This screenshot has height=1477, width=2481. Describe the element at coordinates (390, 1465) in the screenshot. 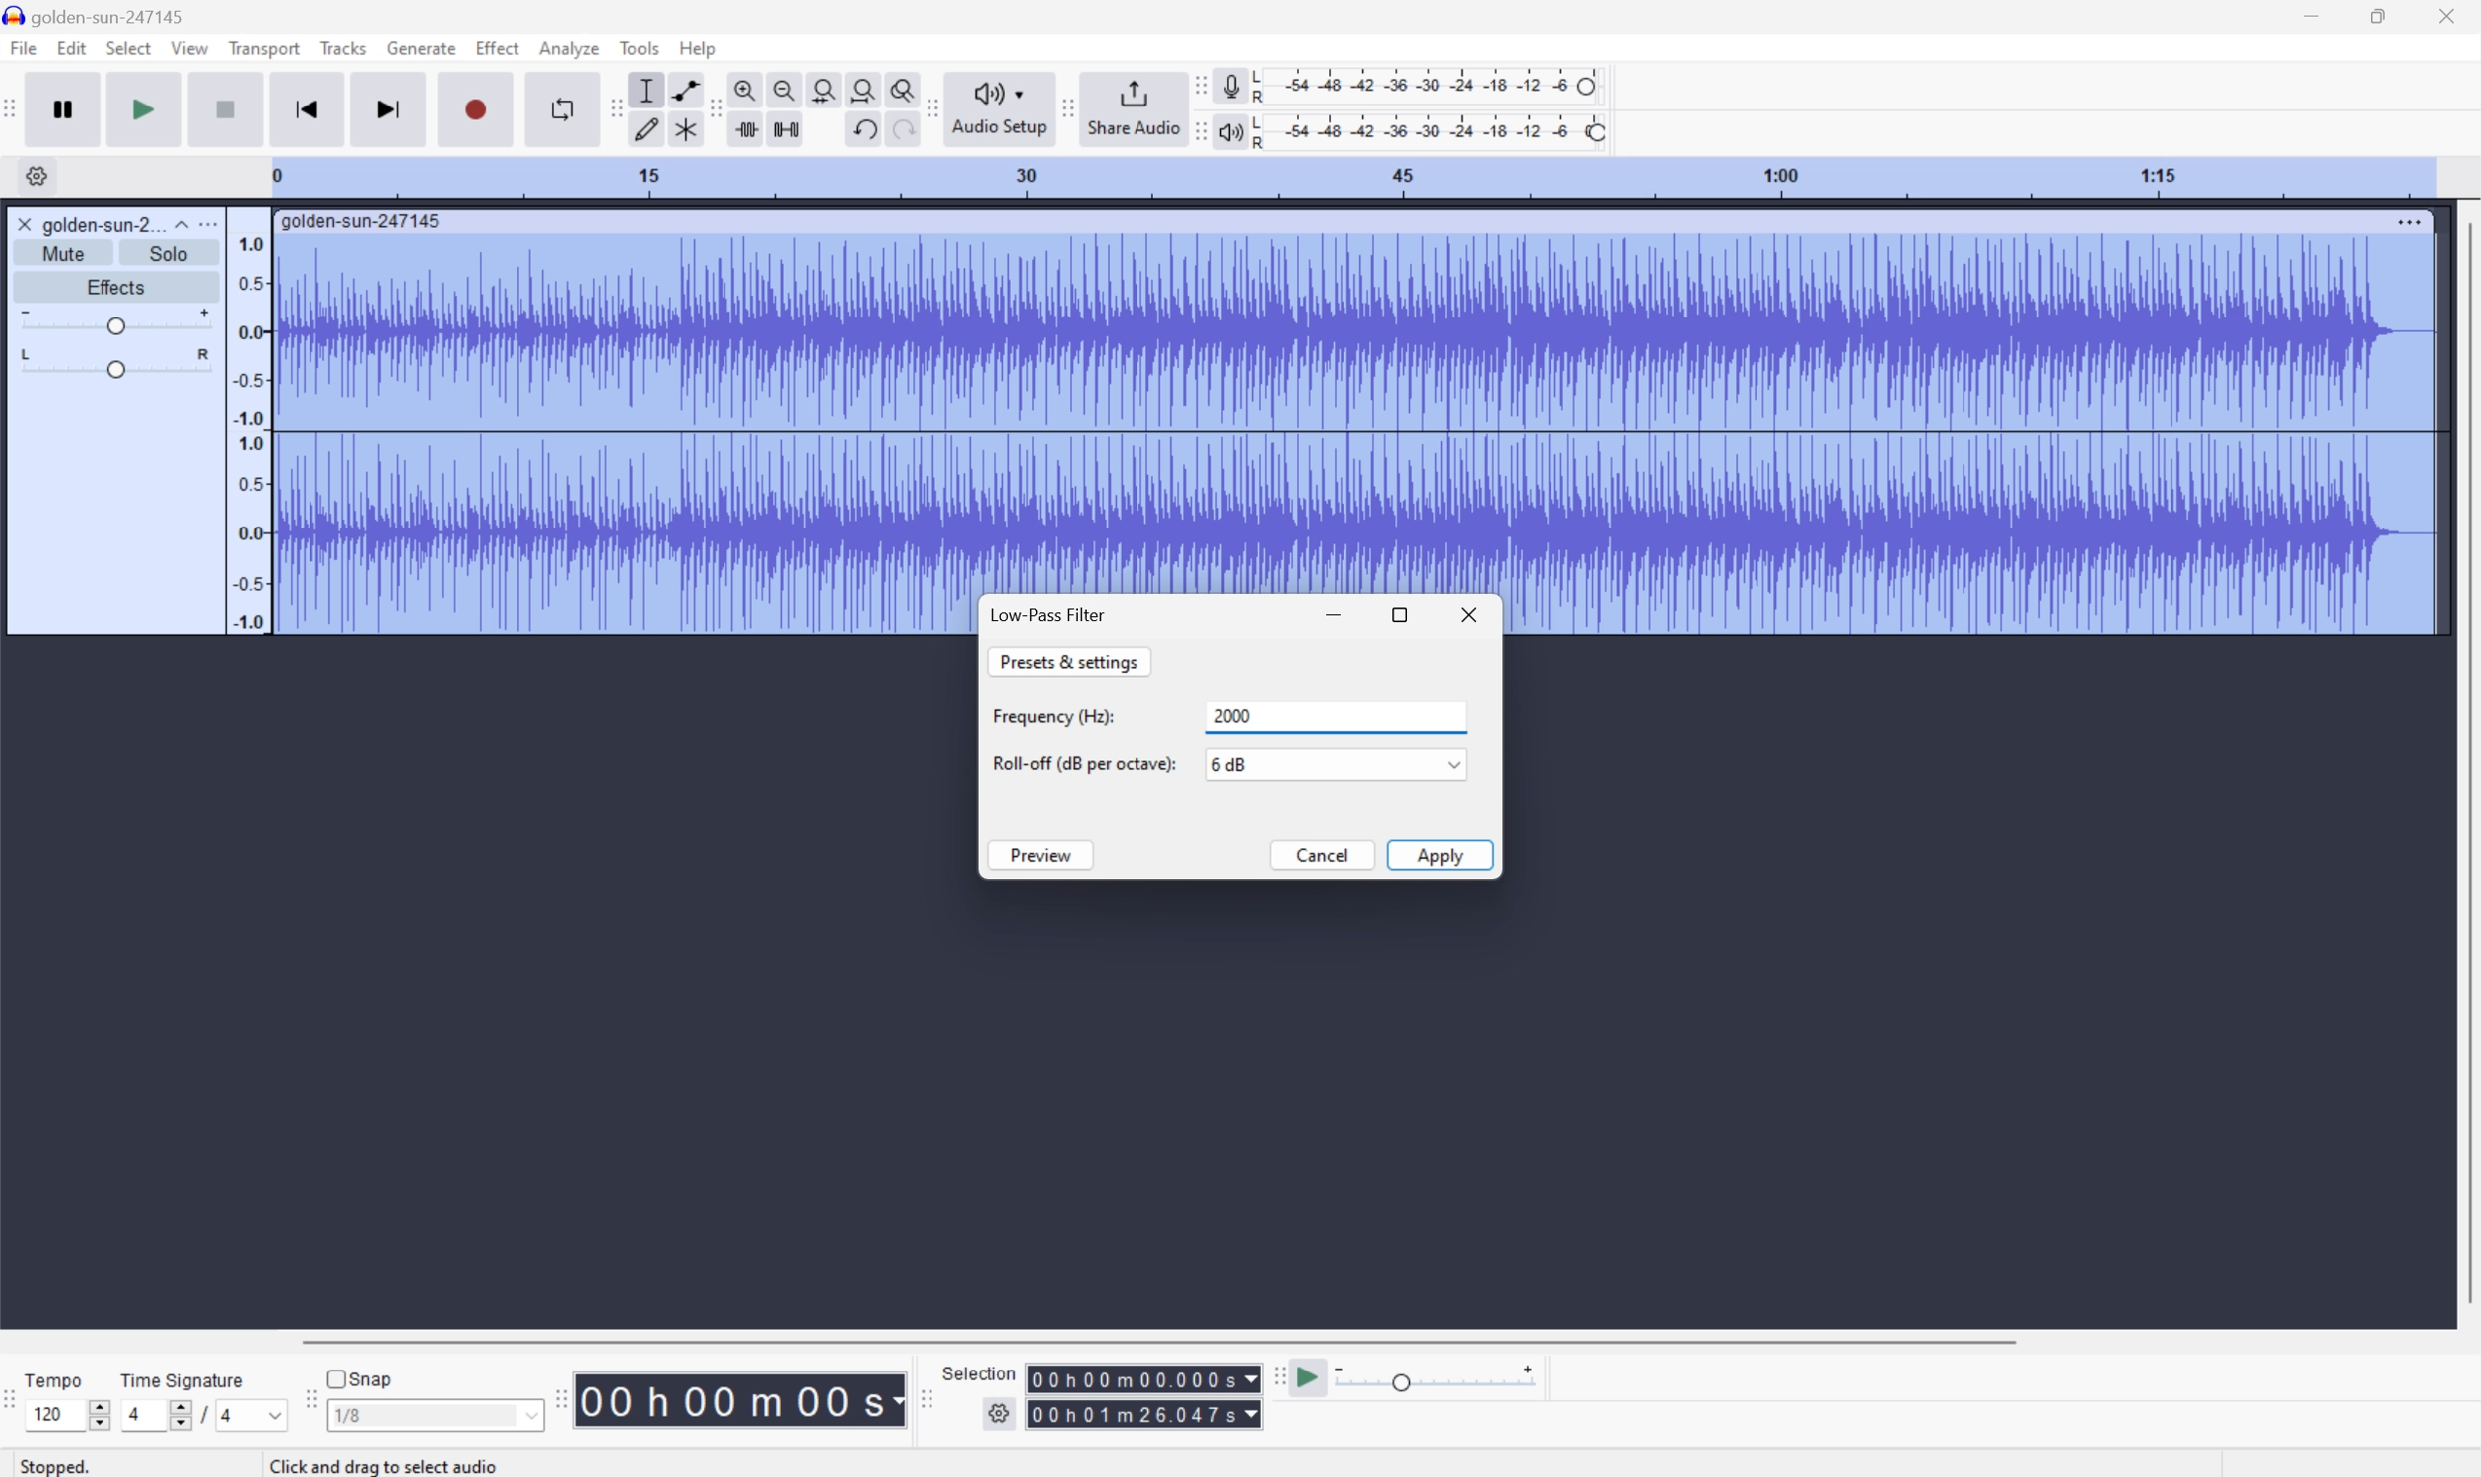

I see `` at that location.